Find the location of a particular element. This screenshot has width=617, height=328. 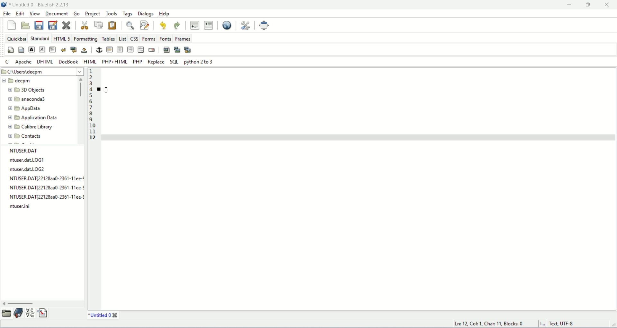

Ln, col, char, block is located at coordinates (488, 324).